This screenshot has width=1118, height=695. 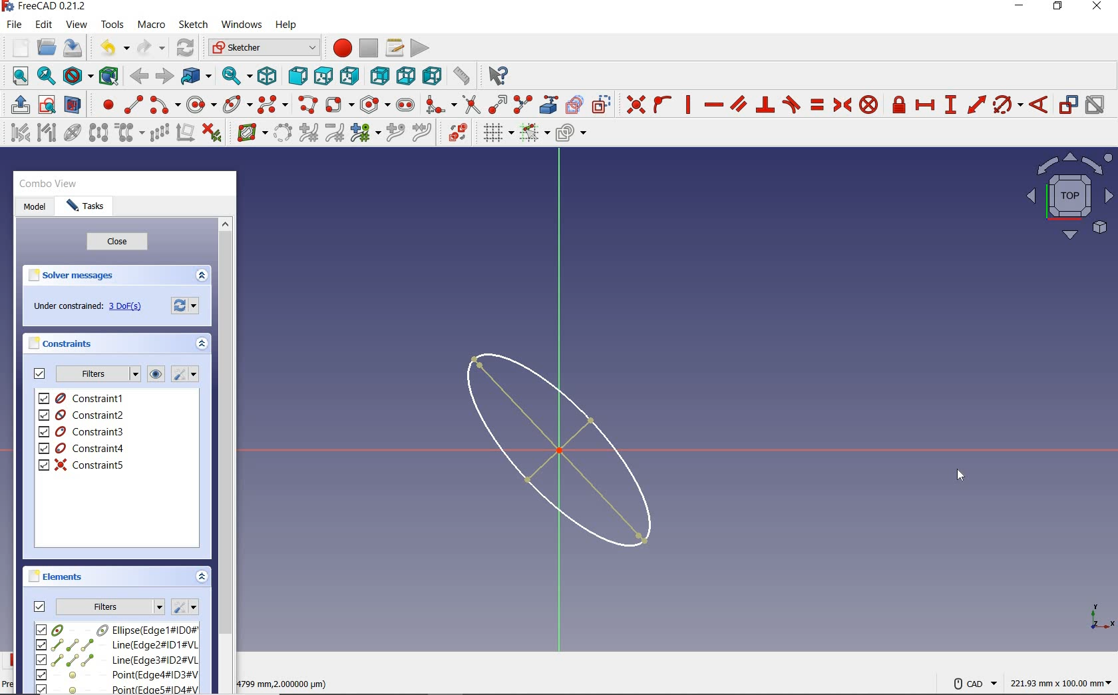 What do you see at coordinates (1069, 104) in the screenshot?
I see `toggle driving/ reference constraint` at bounding box center [1069, 104].